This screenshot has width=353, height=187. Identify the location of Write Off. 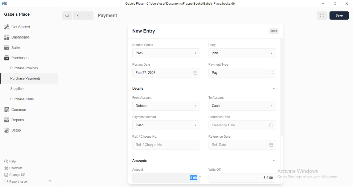
(214, 169).